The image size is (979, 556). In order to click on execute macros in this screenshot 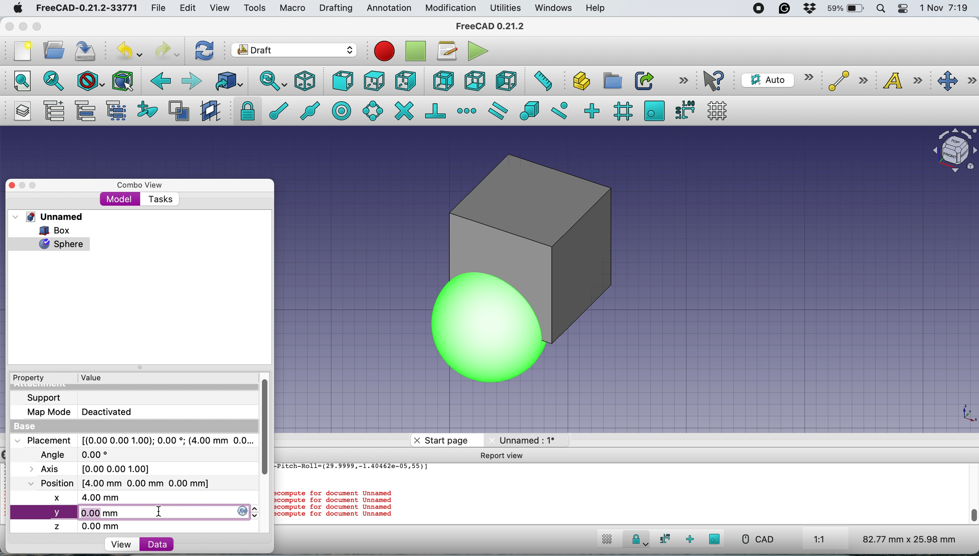, I will do `click(479, 51)`.